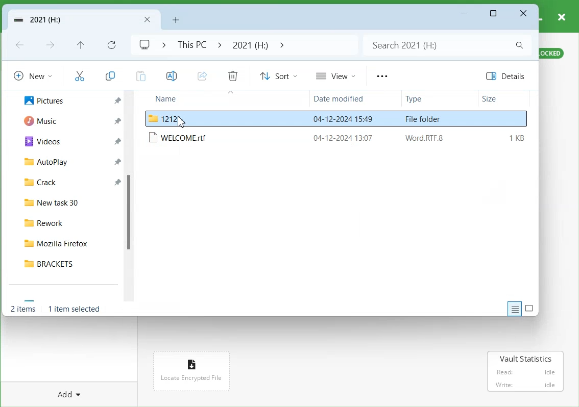 Image resolution: width=579 pixels, height=407 pixels. I want to click on Pin a file, so click(117, 141).